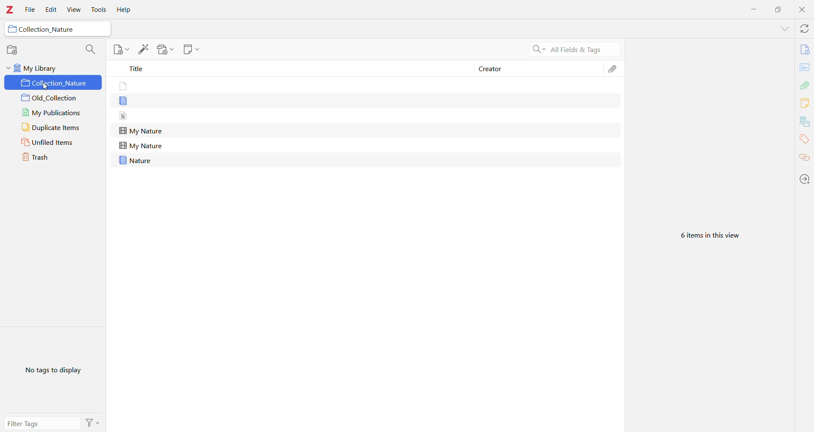  Describe the element at coordinates (805, 180) in the screenshot. I see `Actions` at that location.